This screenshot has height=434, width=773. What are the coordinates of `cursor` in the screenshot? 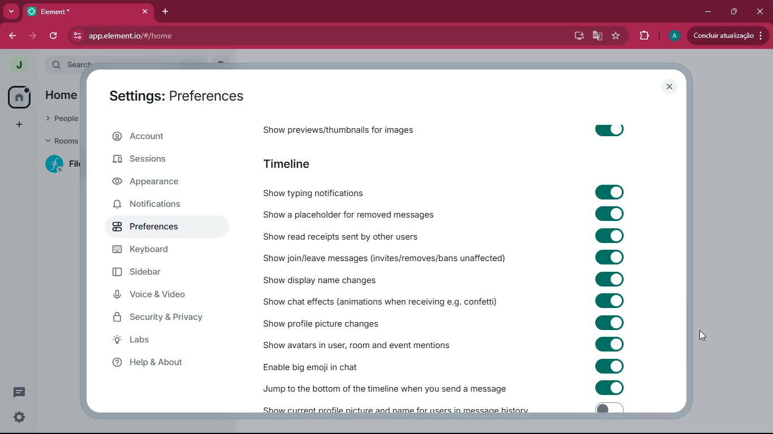 It's located at (705, 336).